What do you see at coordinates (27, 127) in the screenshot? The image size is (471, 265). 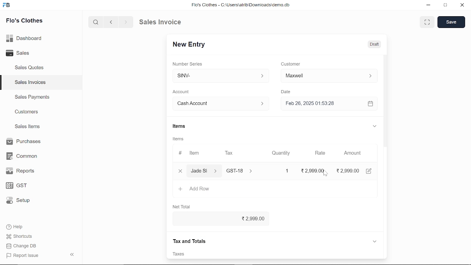 I see `Sales Items` at bounding box center [27, 127].